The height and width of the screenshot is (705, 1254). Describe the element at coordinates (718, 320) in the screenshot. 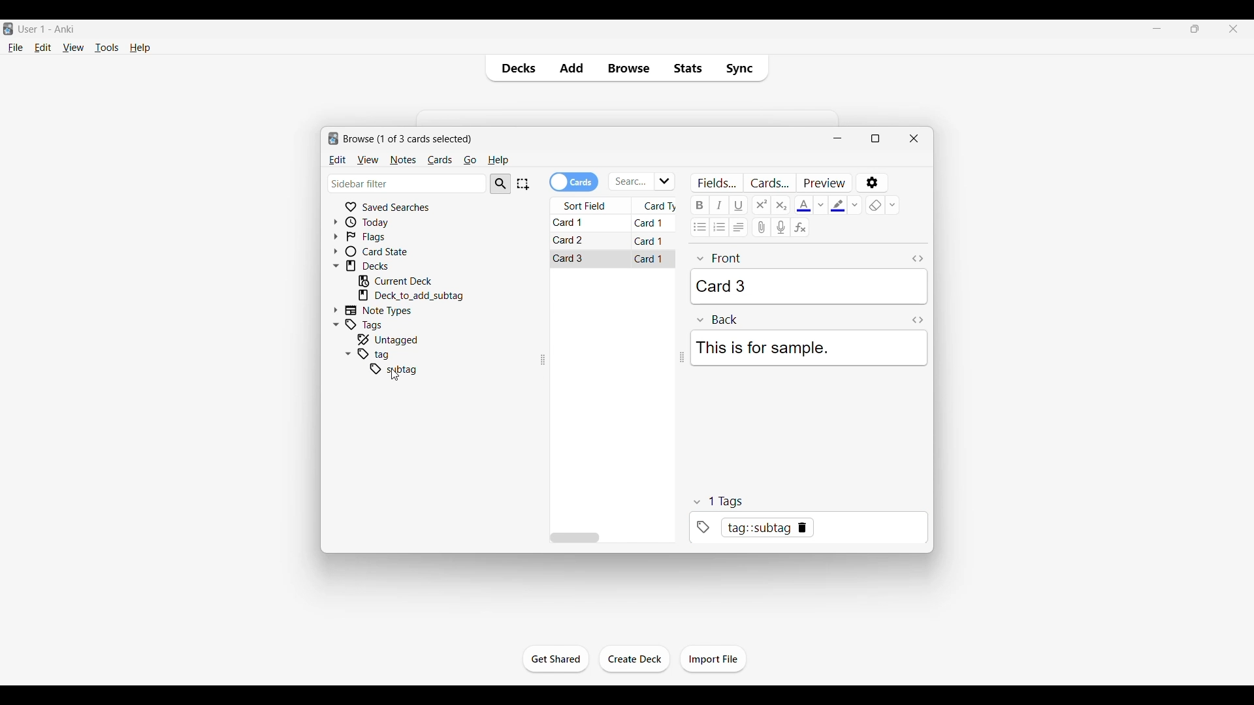

I see `Back` at that location.